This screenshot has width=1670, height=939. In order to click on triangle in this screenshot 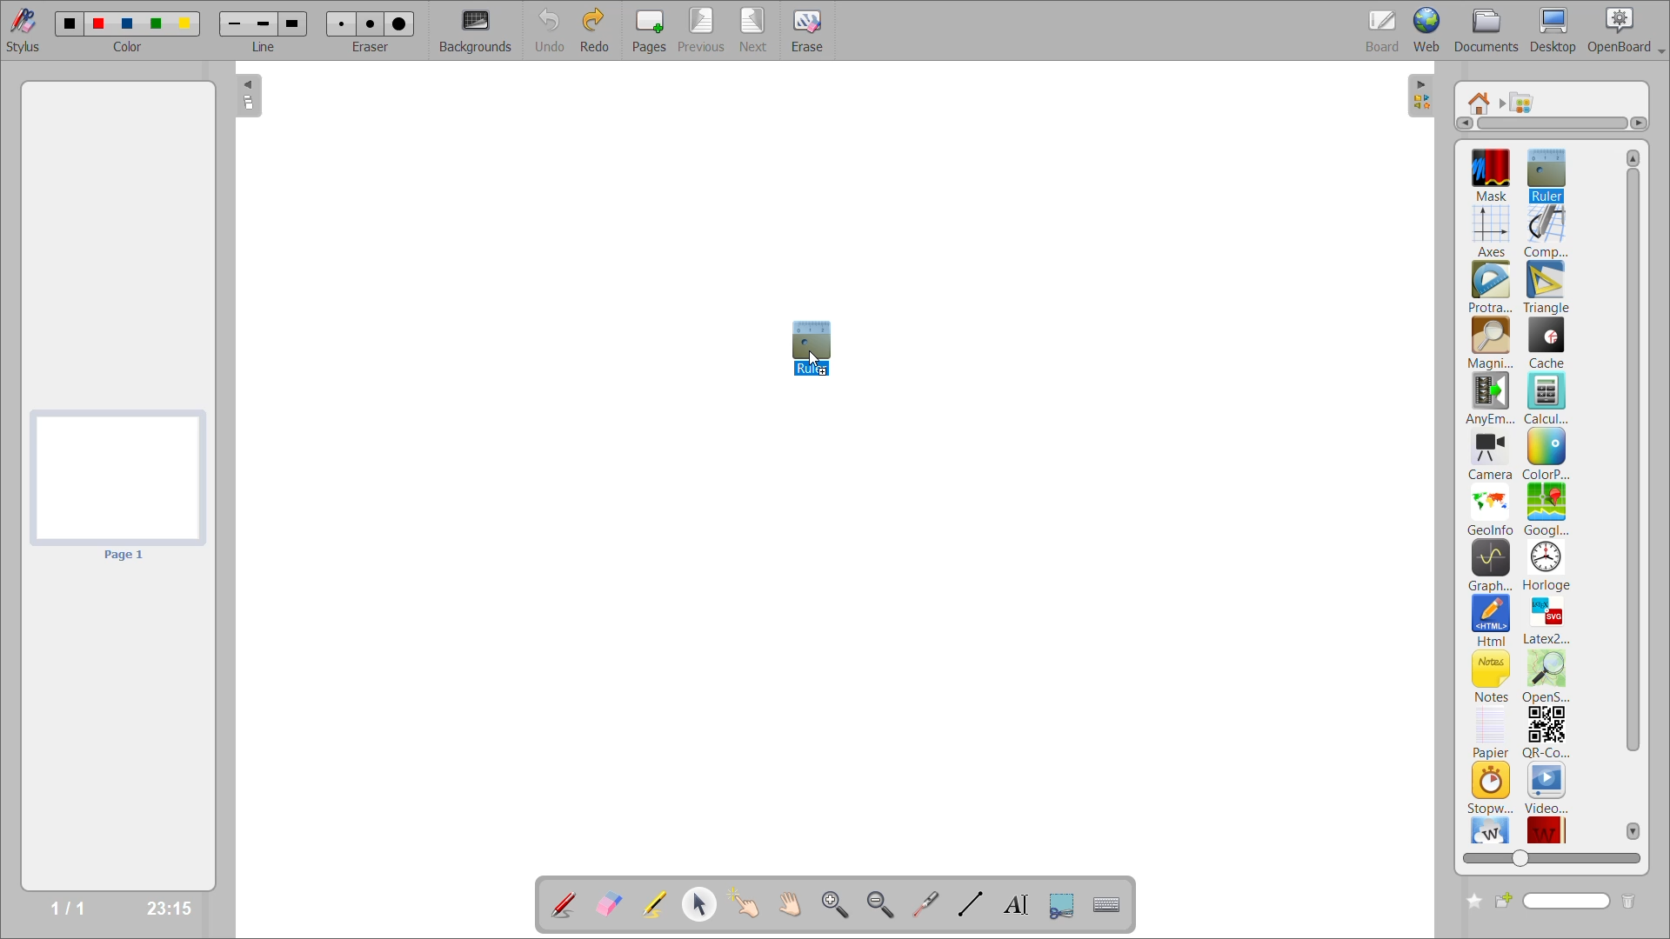, I will do `click(1546, 288)`.